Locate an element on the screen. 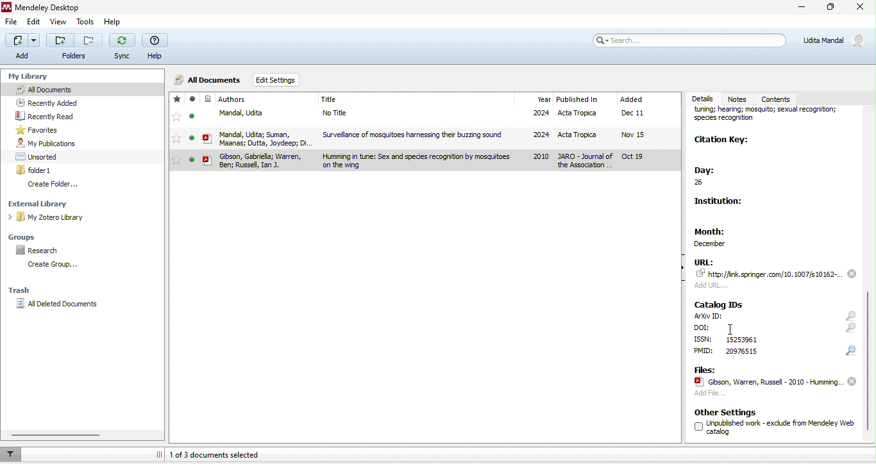 The height and width of the screenshot is (464, 876). minimize is located at coordinates (800, 8).